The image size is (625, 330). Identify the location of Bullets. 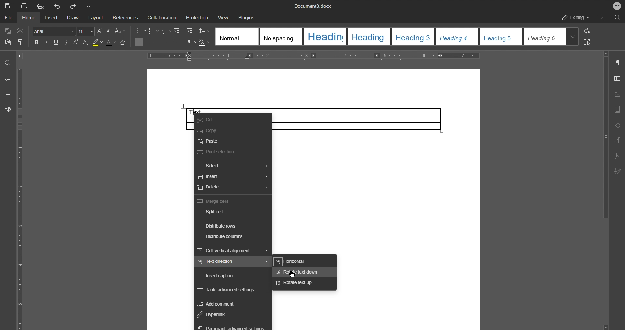
(140, 31).